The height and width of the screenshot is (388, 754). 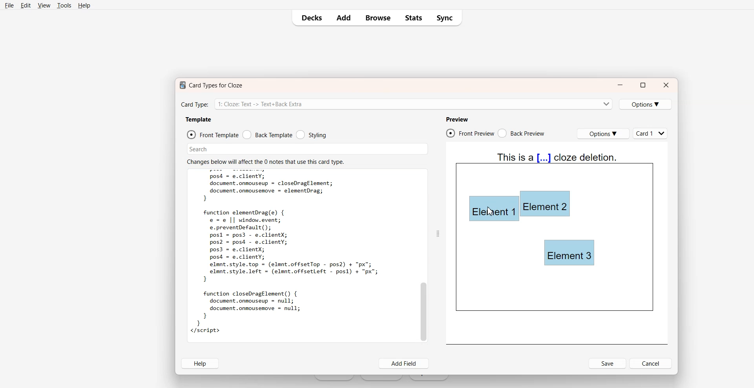 I want to click on Sync, so click(x=446, y=18).